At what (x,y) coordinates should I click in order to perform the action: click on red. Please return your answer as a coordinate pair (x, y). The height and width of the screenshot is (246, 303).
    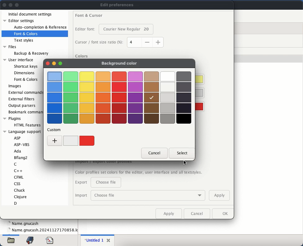
    Looking at the image, I should click on (87, 140).